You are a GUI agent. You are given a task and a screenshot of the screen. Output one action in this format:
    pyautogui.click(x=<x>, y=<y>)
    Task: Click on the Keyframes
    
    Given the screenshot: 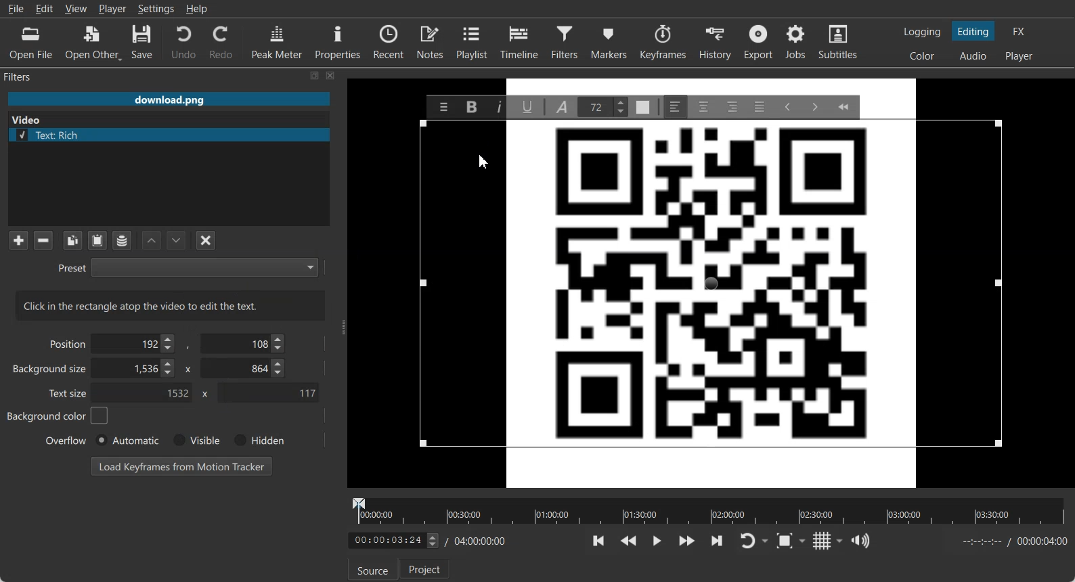 What is the action you would take?
    pyautogui.click(x=663, y=41)
    